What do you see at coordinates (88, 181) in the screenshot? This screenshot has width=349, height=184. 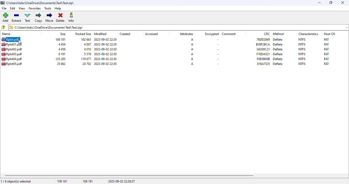 I see `108 181` at bounding box center [88, 181].